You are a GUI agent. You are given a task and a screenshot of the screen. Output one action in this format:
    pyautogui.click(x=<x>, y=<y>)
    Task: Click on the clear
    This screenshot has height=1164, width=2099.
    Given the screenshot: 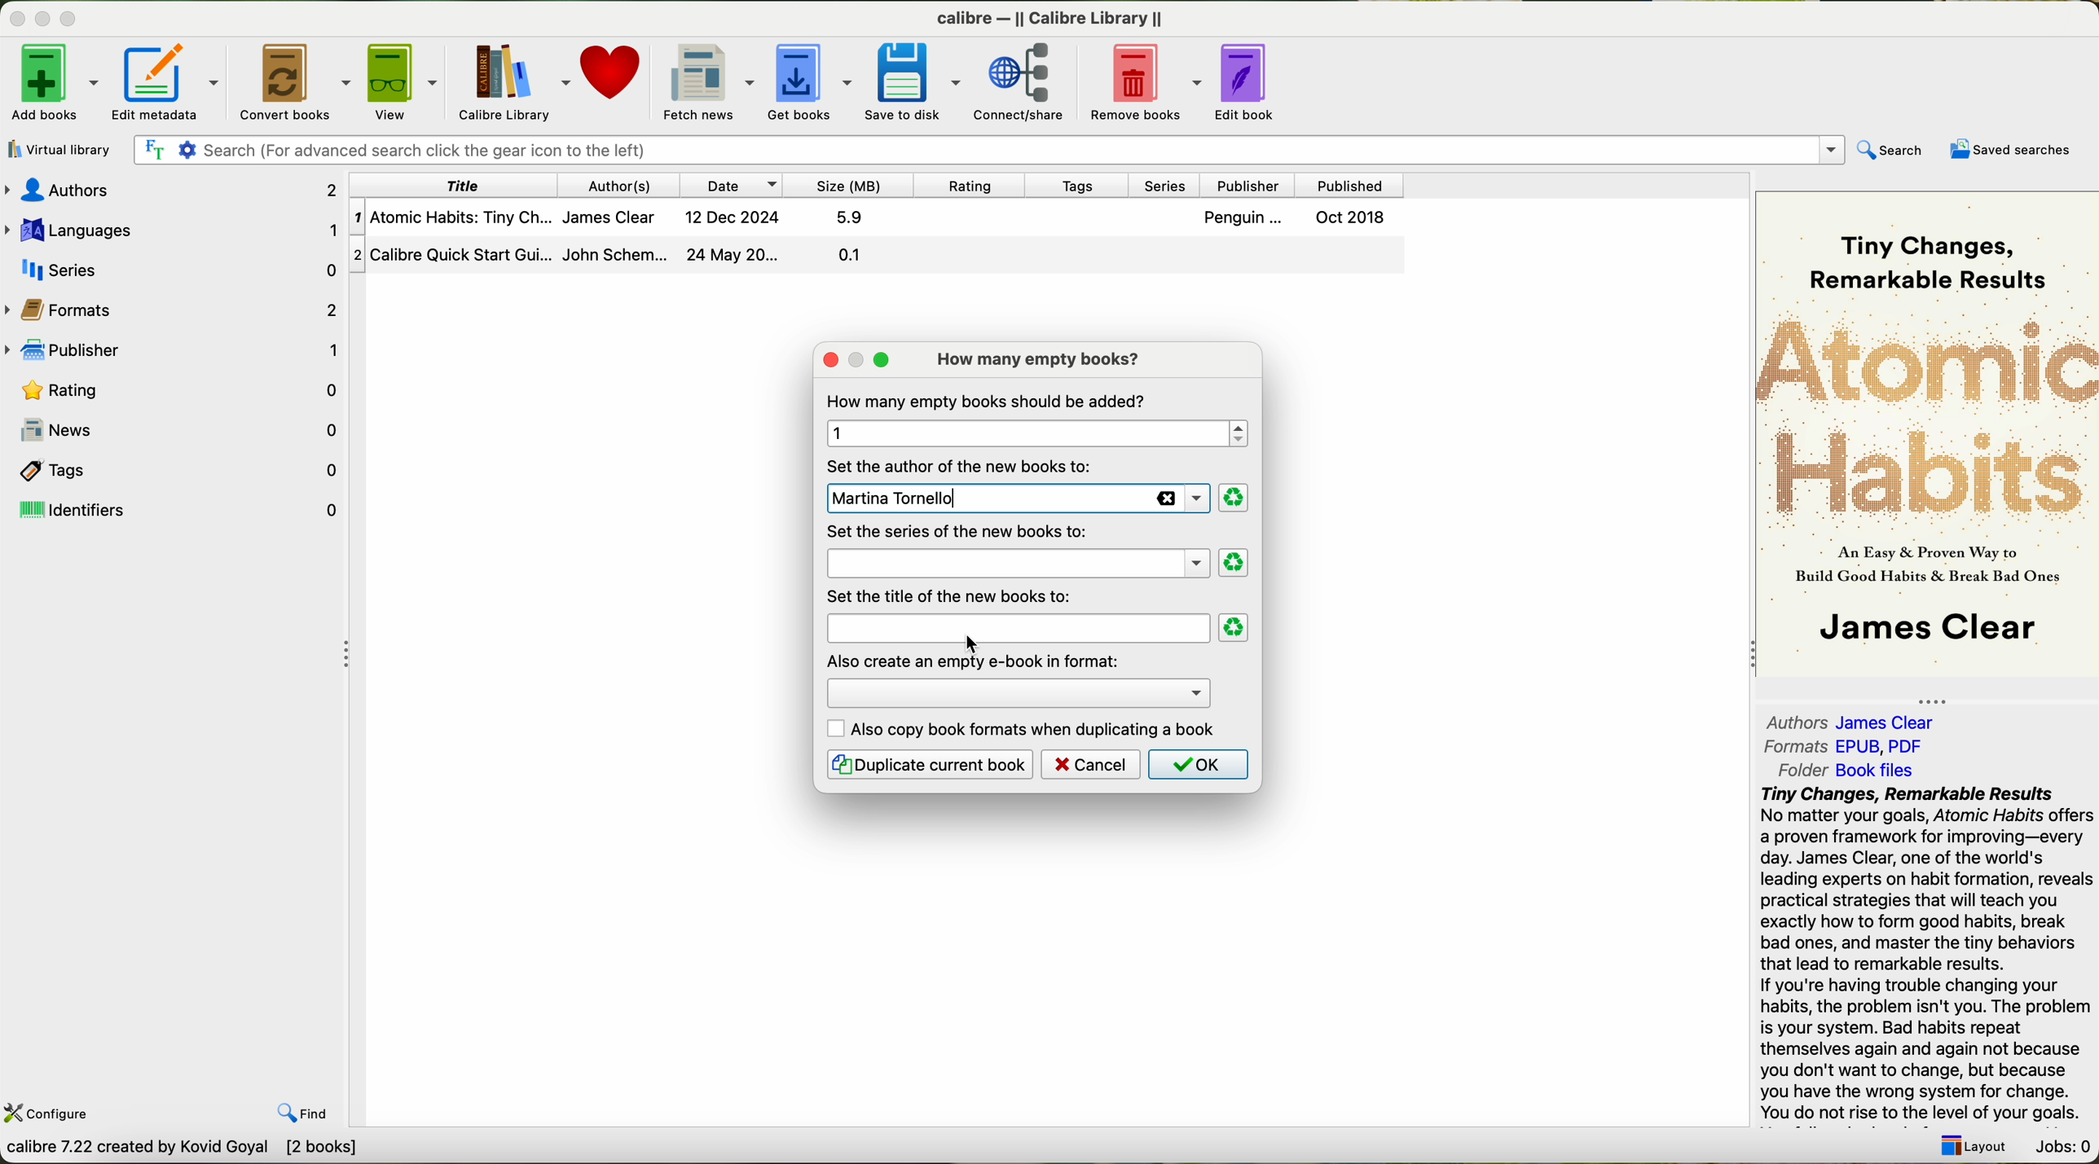 What is the action you would take?
    pyautogui.click(x=1233, y=499)
    